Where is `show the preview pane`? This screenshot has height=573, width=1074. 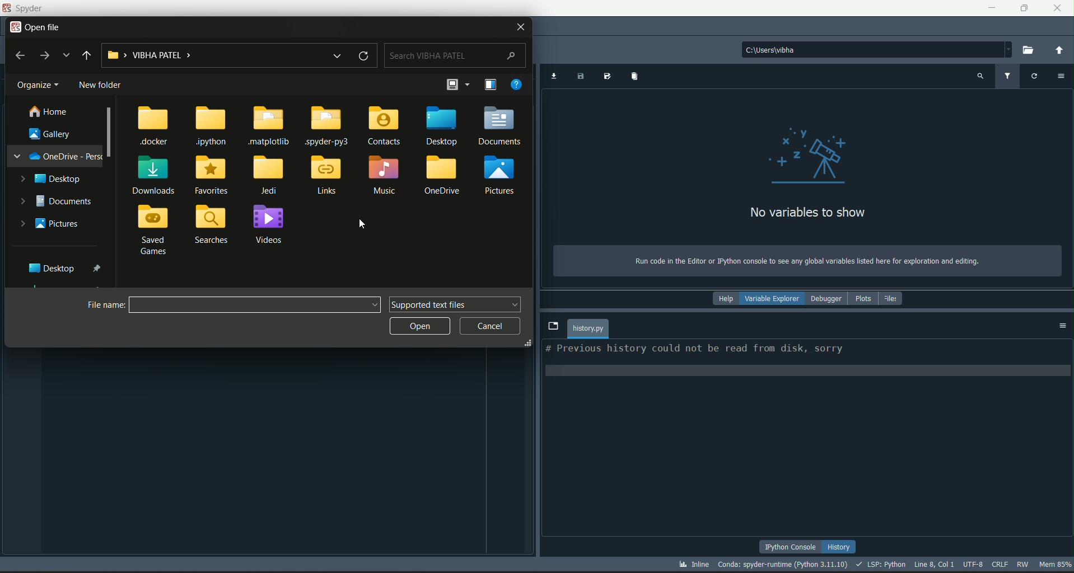
show the preview pane is located at coordinates (491, 84).